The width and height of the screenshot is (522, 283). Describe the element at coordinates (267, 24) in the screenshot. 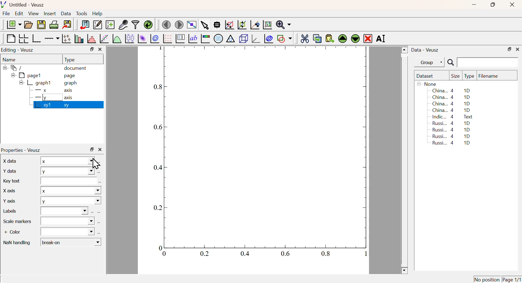

I see `Click to Reset Graph axis` at that location.